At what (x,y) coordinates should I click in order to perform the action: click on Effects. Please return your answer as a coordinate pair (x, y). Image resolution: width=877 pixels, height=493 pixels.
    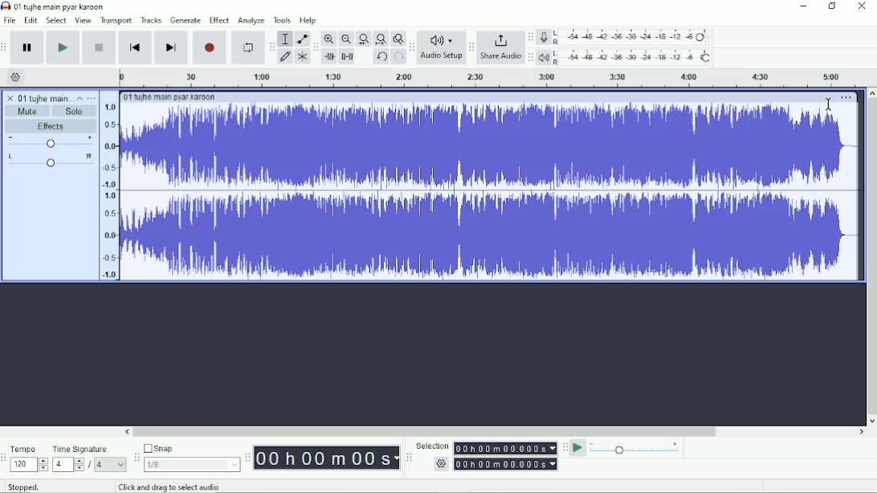
    Looking at the image, I should click on (51, 126).